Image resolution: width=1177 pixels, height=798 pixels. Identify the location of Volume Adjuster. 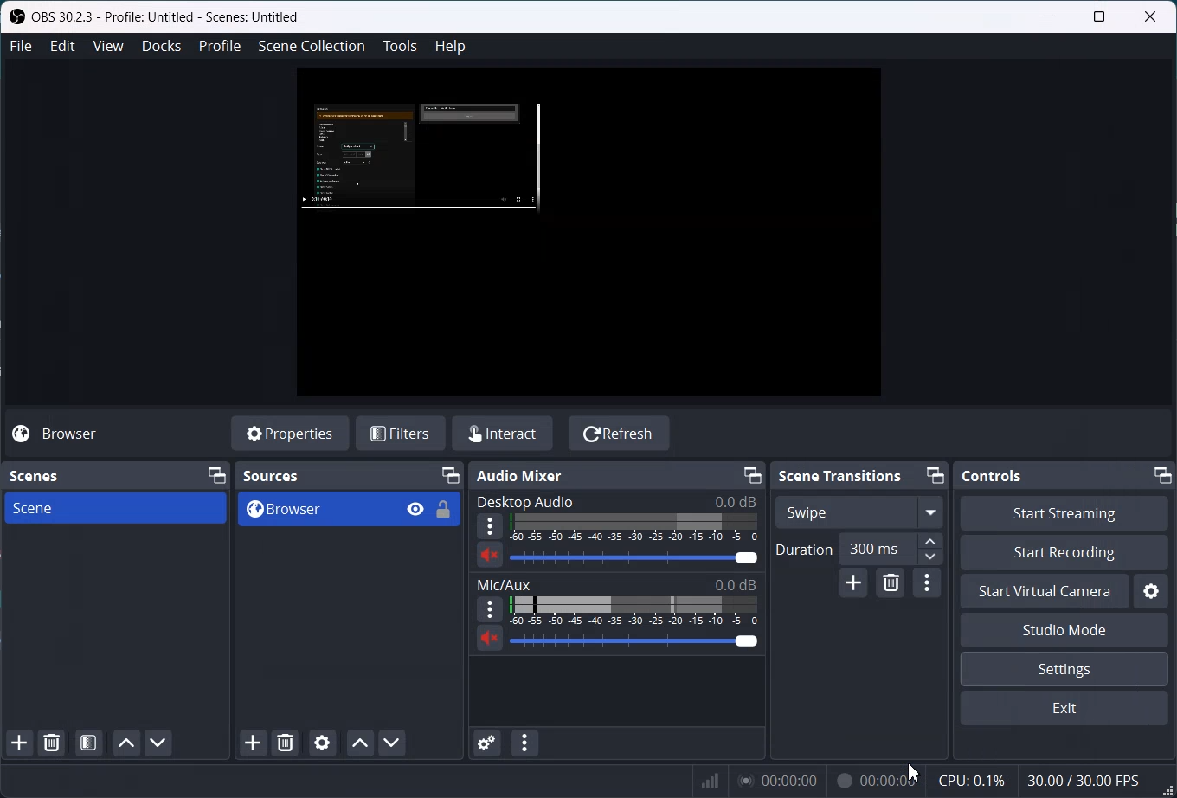
(634, 640).